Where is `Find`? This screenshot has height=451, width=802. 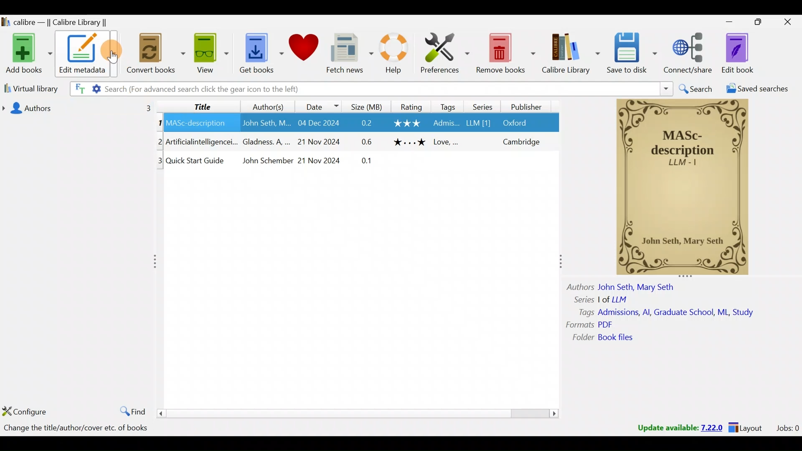
Find is located at coordinates (131, 410).